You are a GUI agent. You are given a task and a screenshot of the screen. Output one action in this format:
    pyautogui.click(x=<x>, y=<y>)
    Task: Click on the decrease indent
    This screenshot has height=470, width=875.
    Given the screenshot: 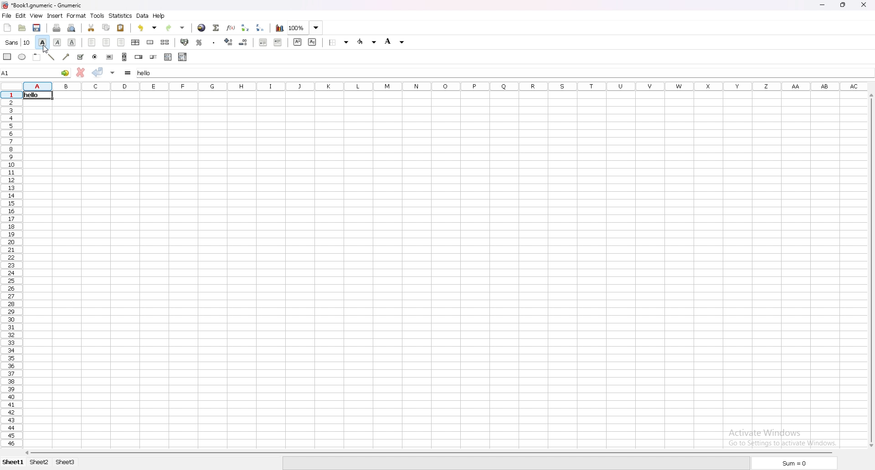 What is the action you would take?
    pyautogui.click(x=263, y=42)
    